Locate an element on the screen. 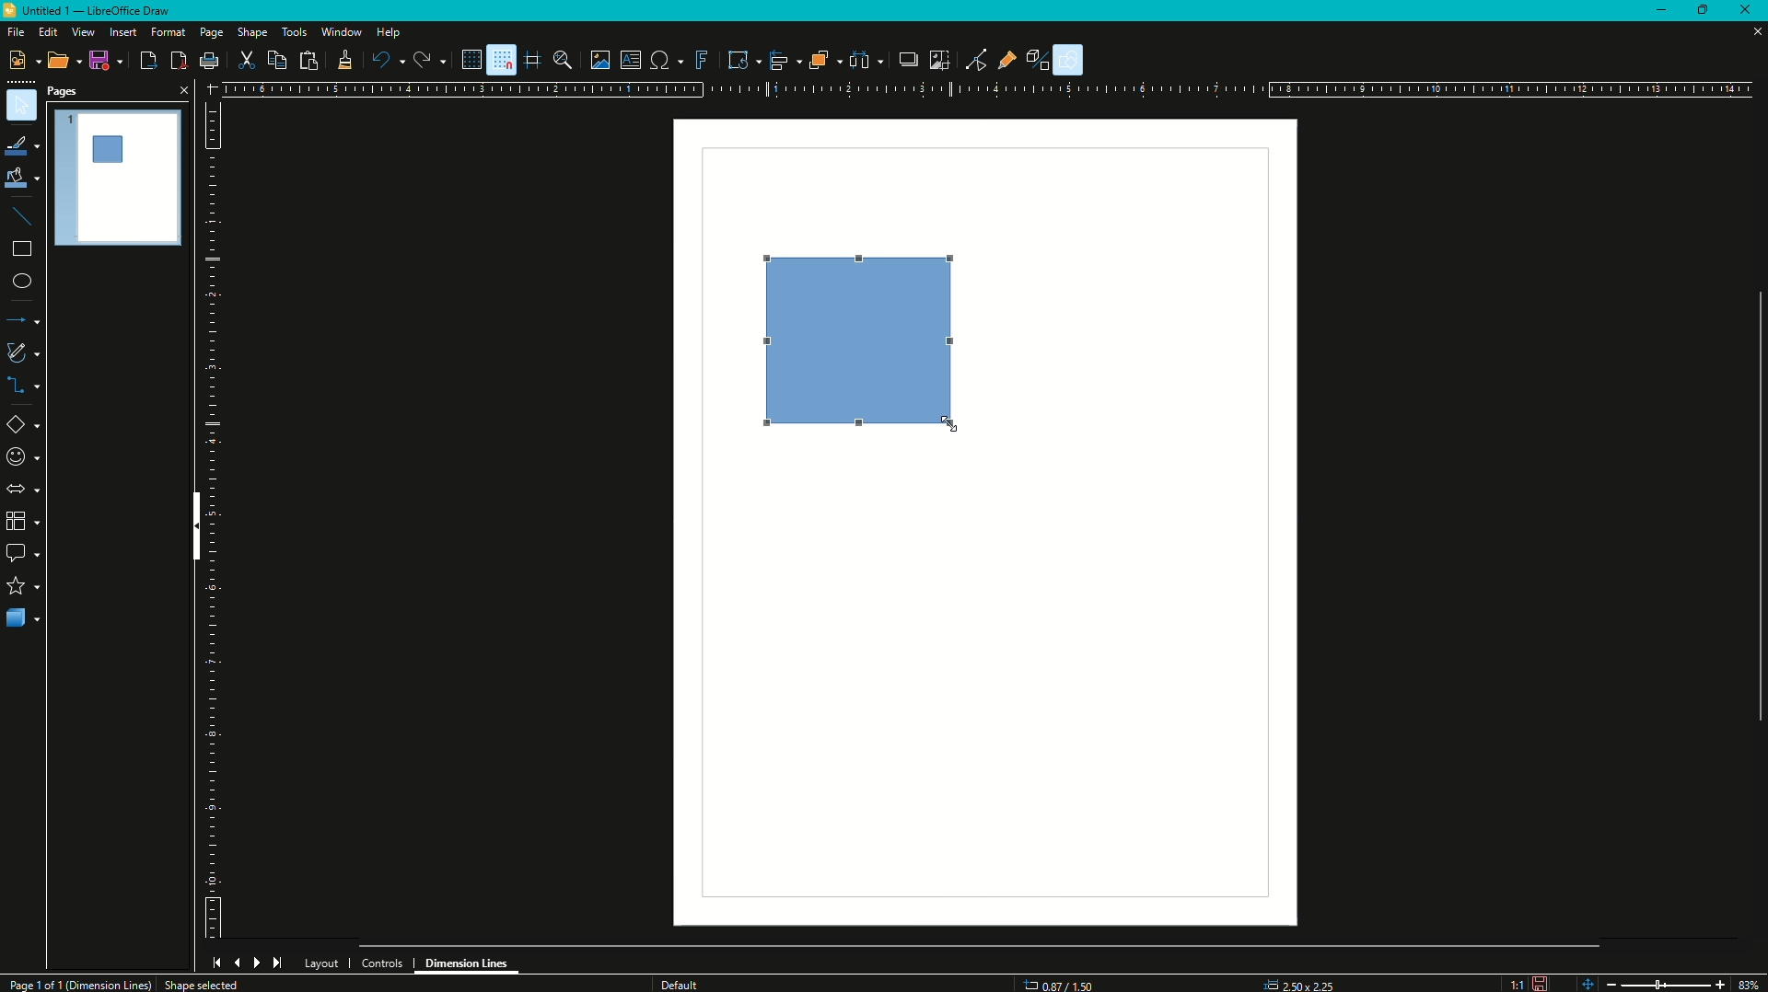  Arrange is located at coordinates (823, 60).